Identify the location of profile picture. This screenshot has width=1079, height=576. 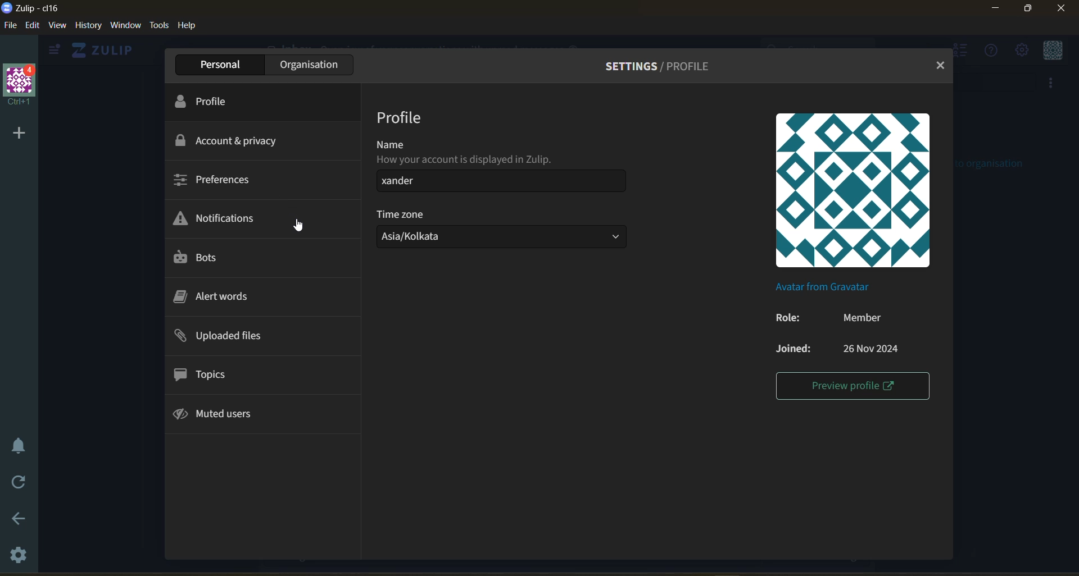
(854, 189).